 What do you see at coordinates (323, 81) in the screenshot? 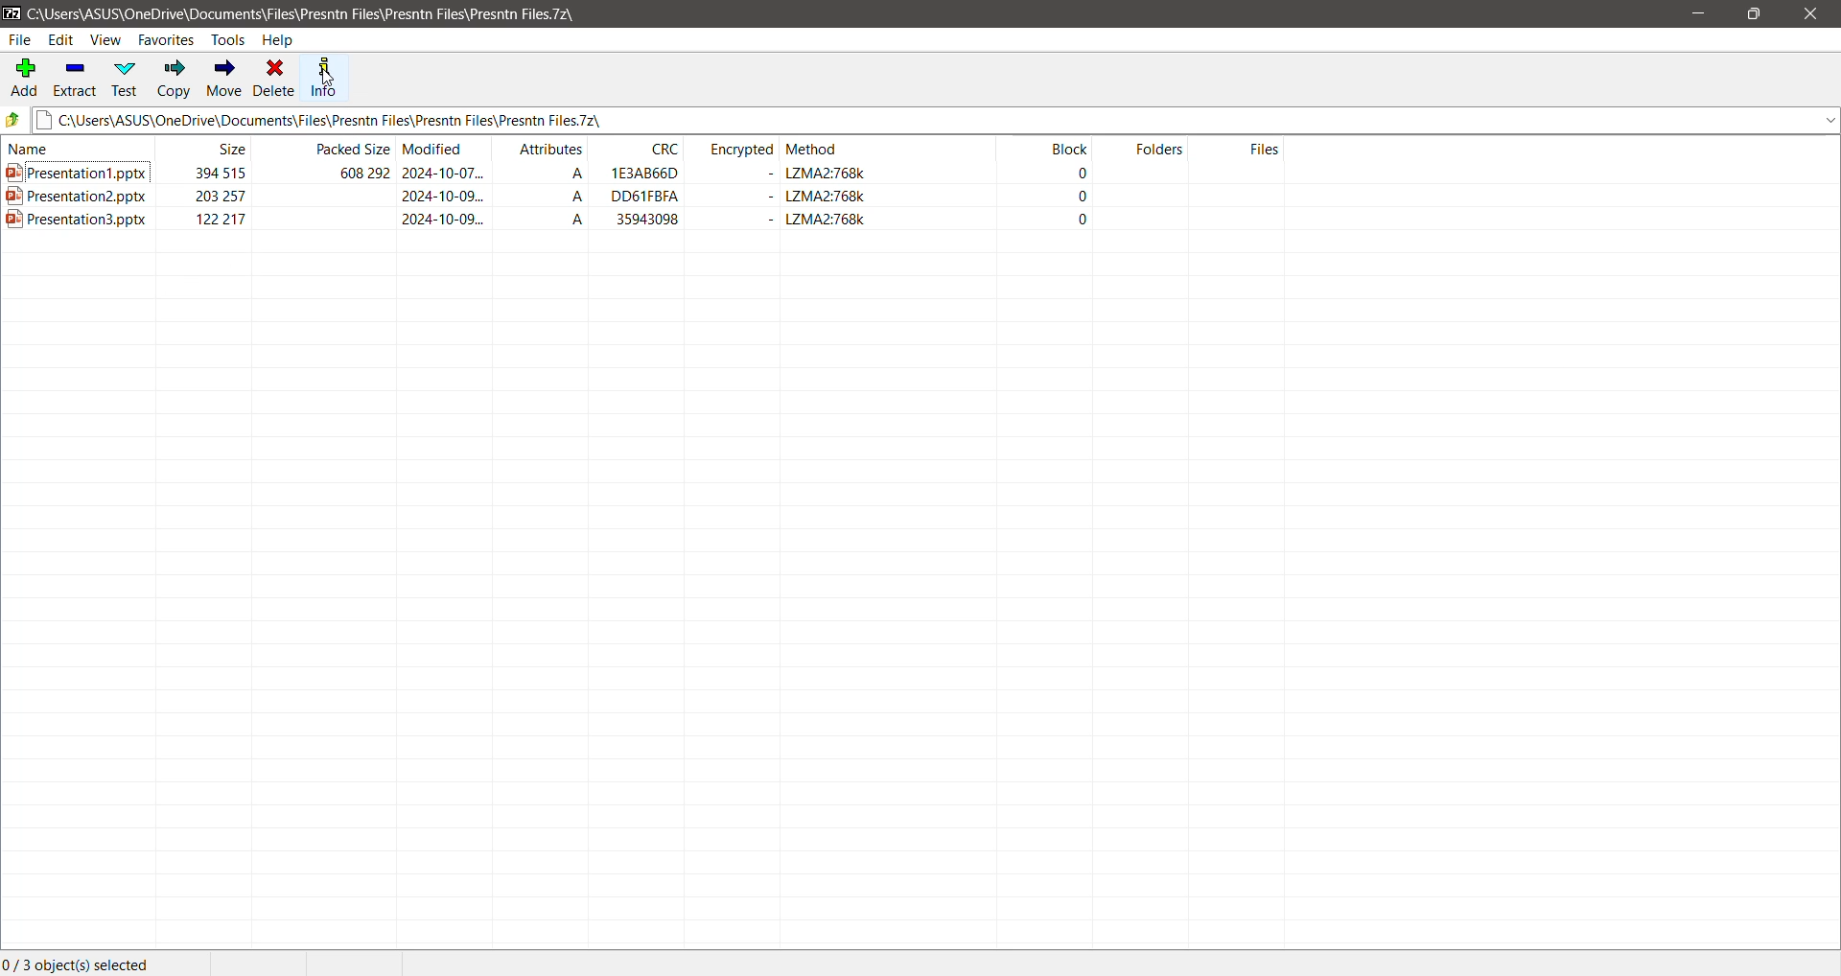
I see `Info` at bounding box center [323, 81].